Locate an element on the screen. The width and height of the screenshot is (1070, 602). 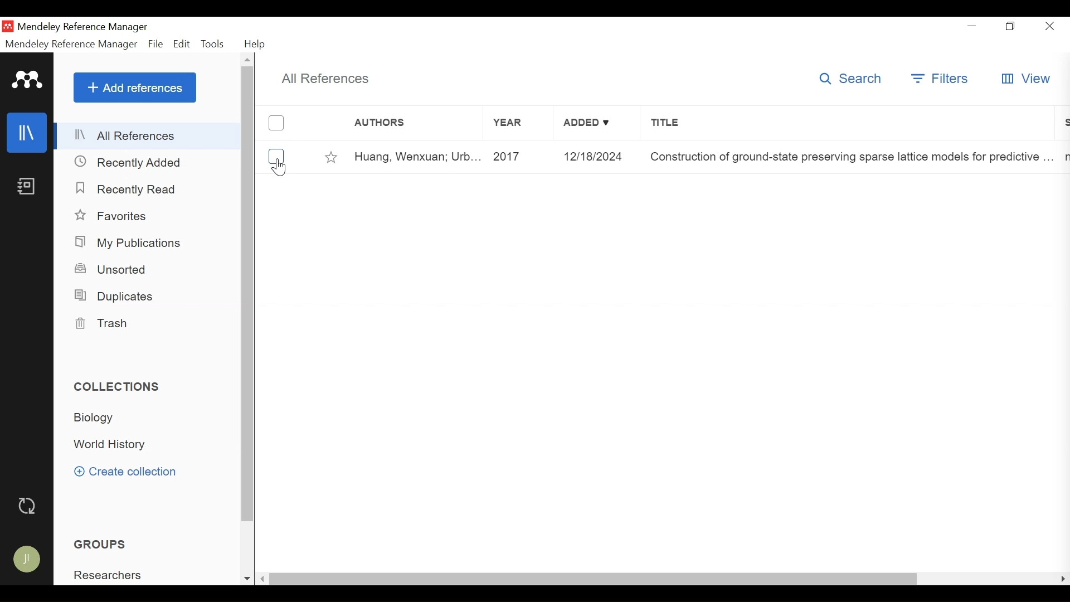
Author is located at coordinates (417, 158).